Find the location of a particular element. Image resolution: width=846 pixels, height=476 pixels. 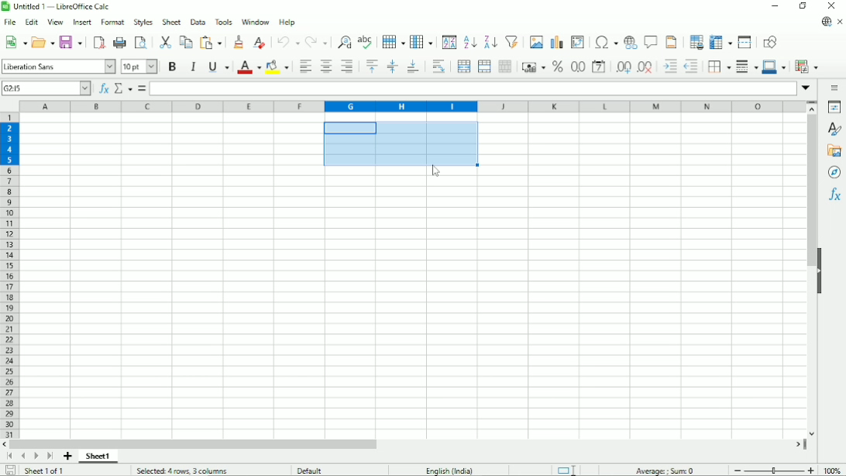

Align left is located at coordinates (305, 67).